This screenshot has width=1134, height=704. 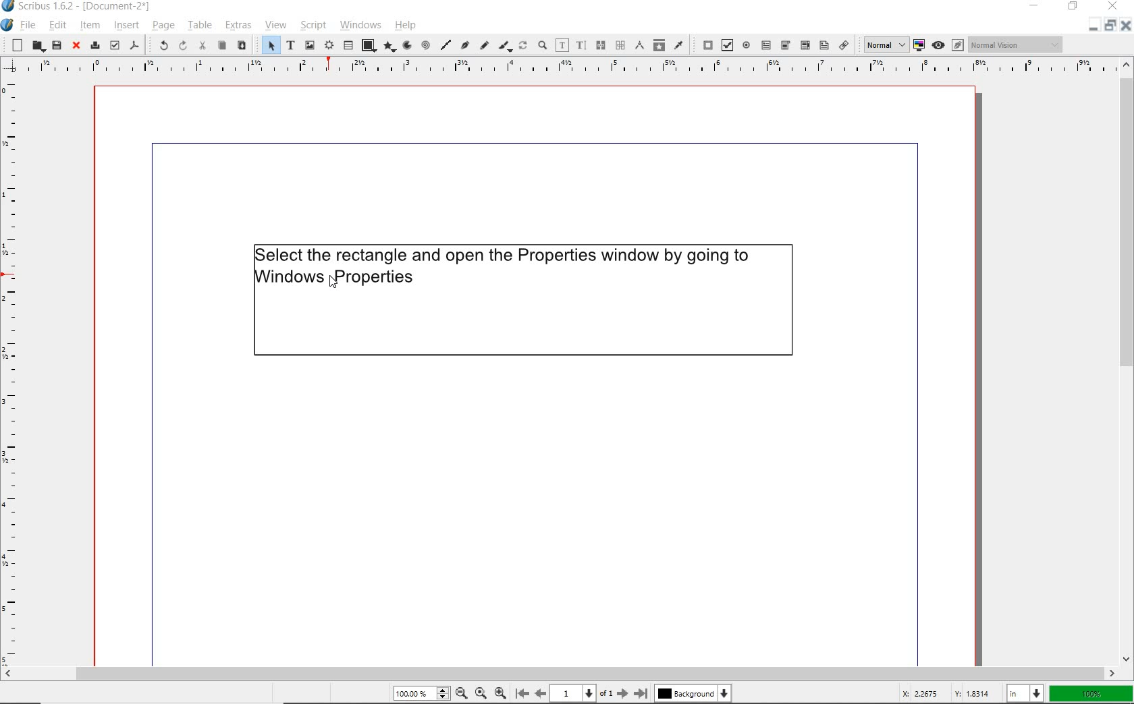 What do you see at coordinates (240, 26) in the screenshot?
I see `extras` at bounding box center [240, 26].